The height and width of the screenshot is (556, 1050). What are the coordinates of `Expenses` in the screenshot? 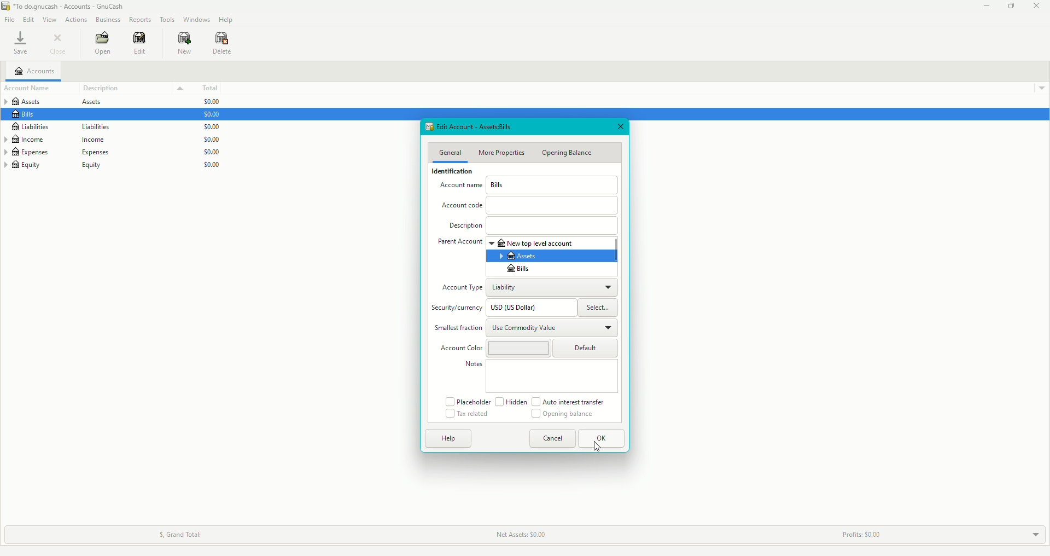 It's located at (57, 152).